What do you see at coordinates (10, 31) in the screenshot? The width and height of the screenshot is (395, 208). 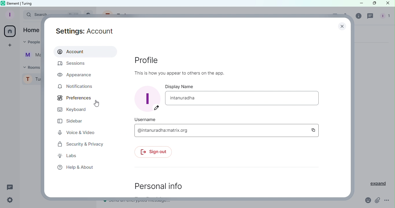 I see `Home` at bounding box center [10, 31].